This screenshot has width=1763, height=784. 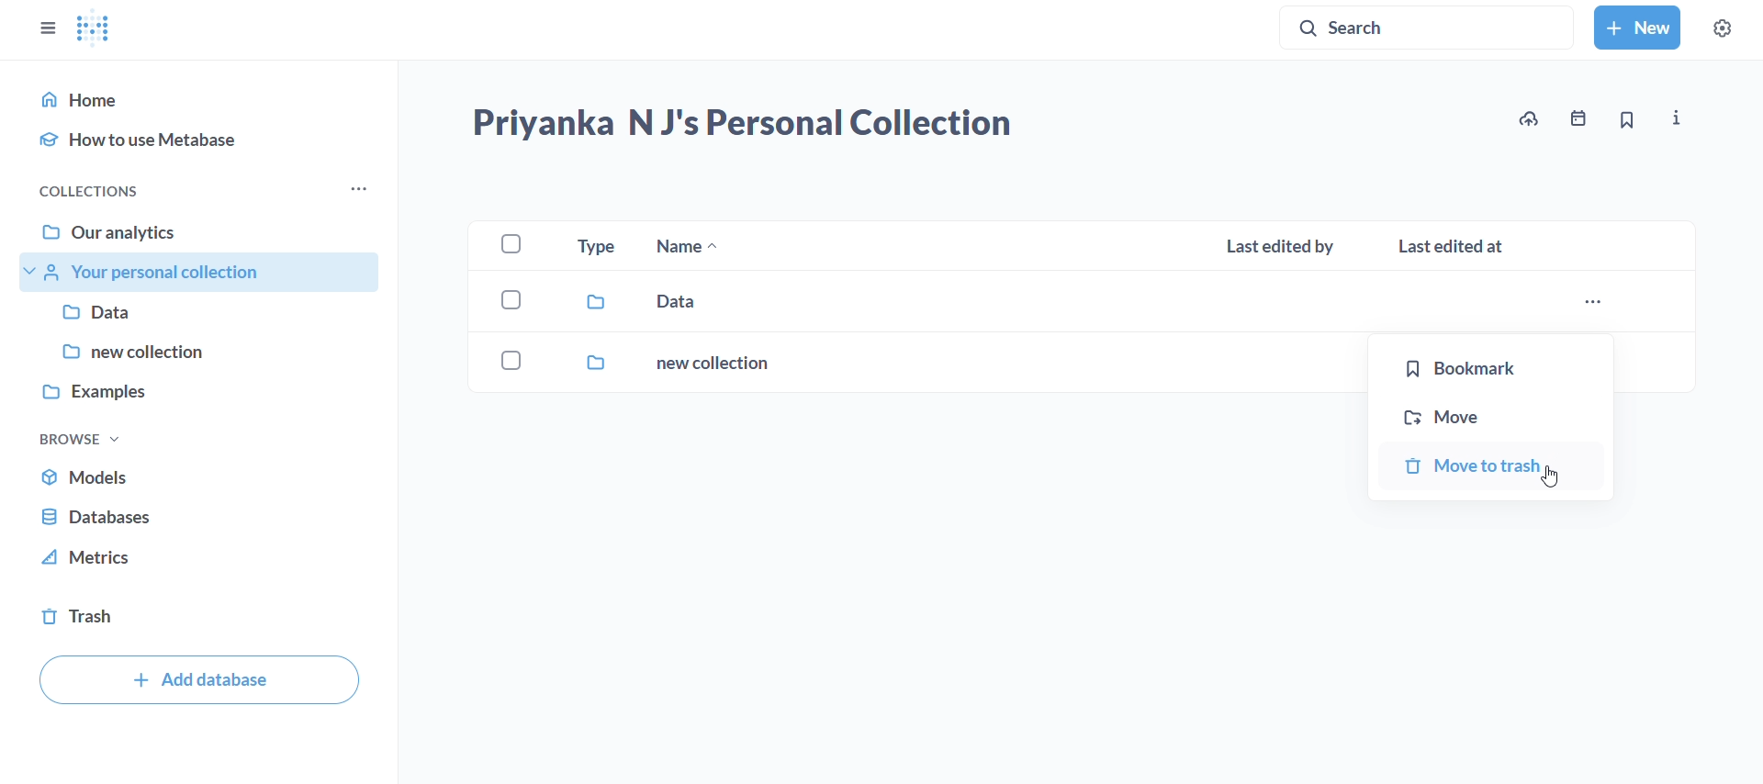 I want to click on metrics, so click(x=205, y=558).